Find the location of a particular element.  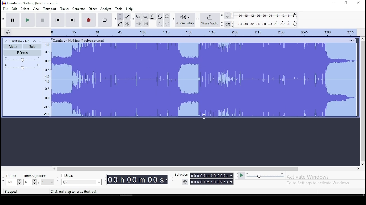

skip to end is located at coordinates (72, 20).